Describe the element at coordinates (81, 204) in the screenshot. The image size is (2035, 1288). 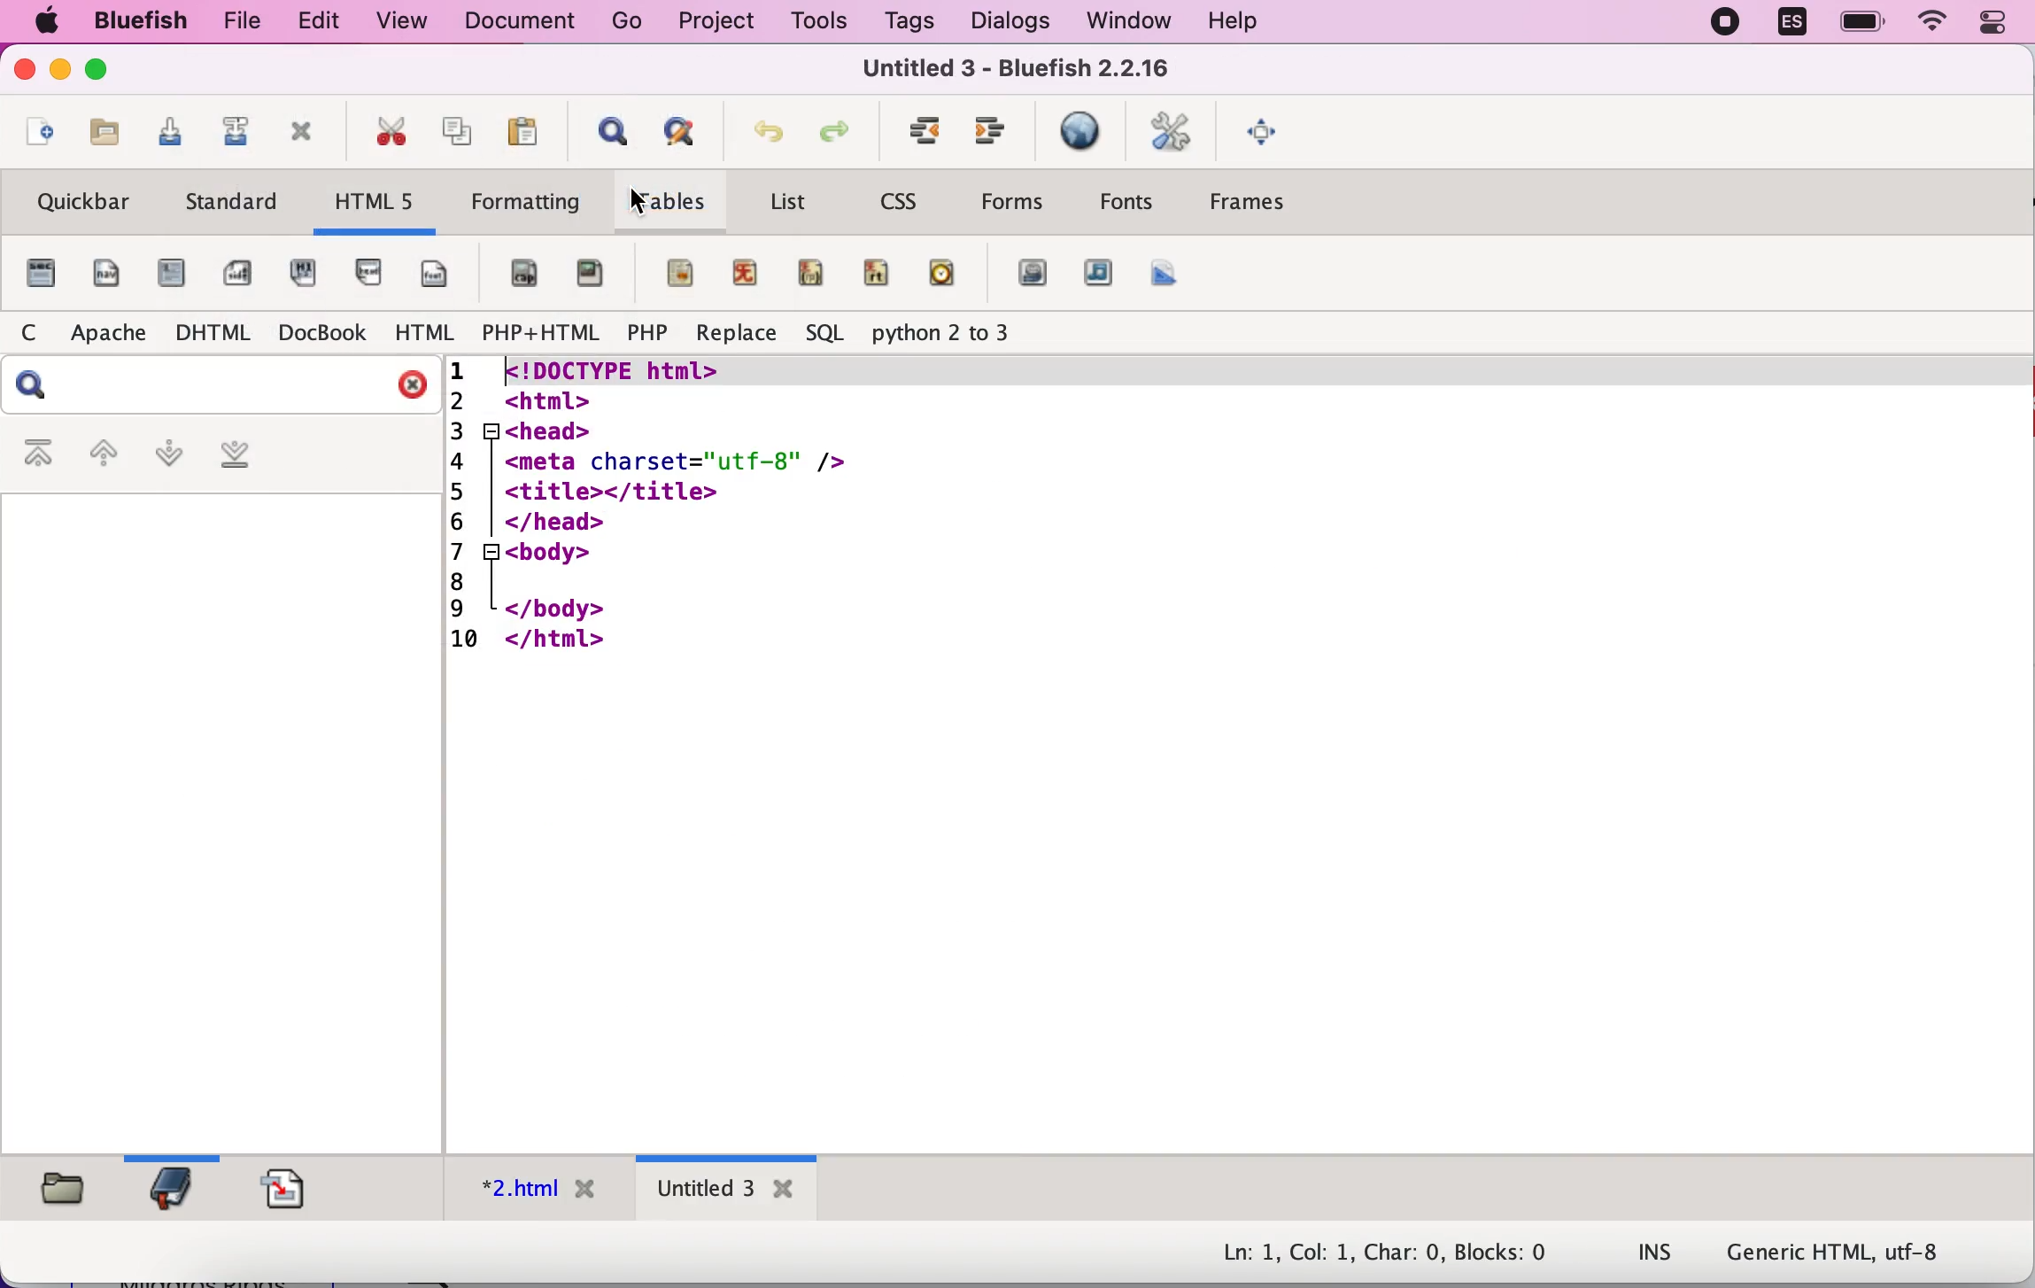
I see `quickbar` at that location.